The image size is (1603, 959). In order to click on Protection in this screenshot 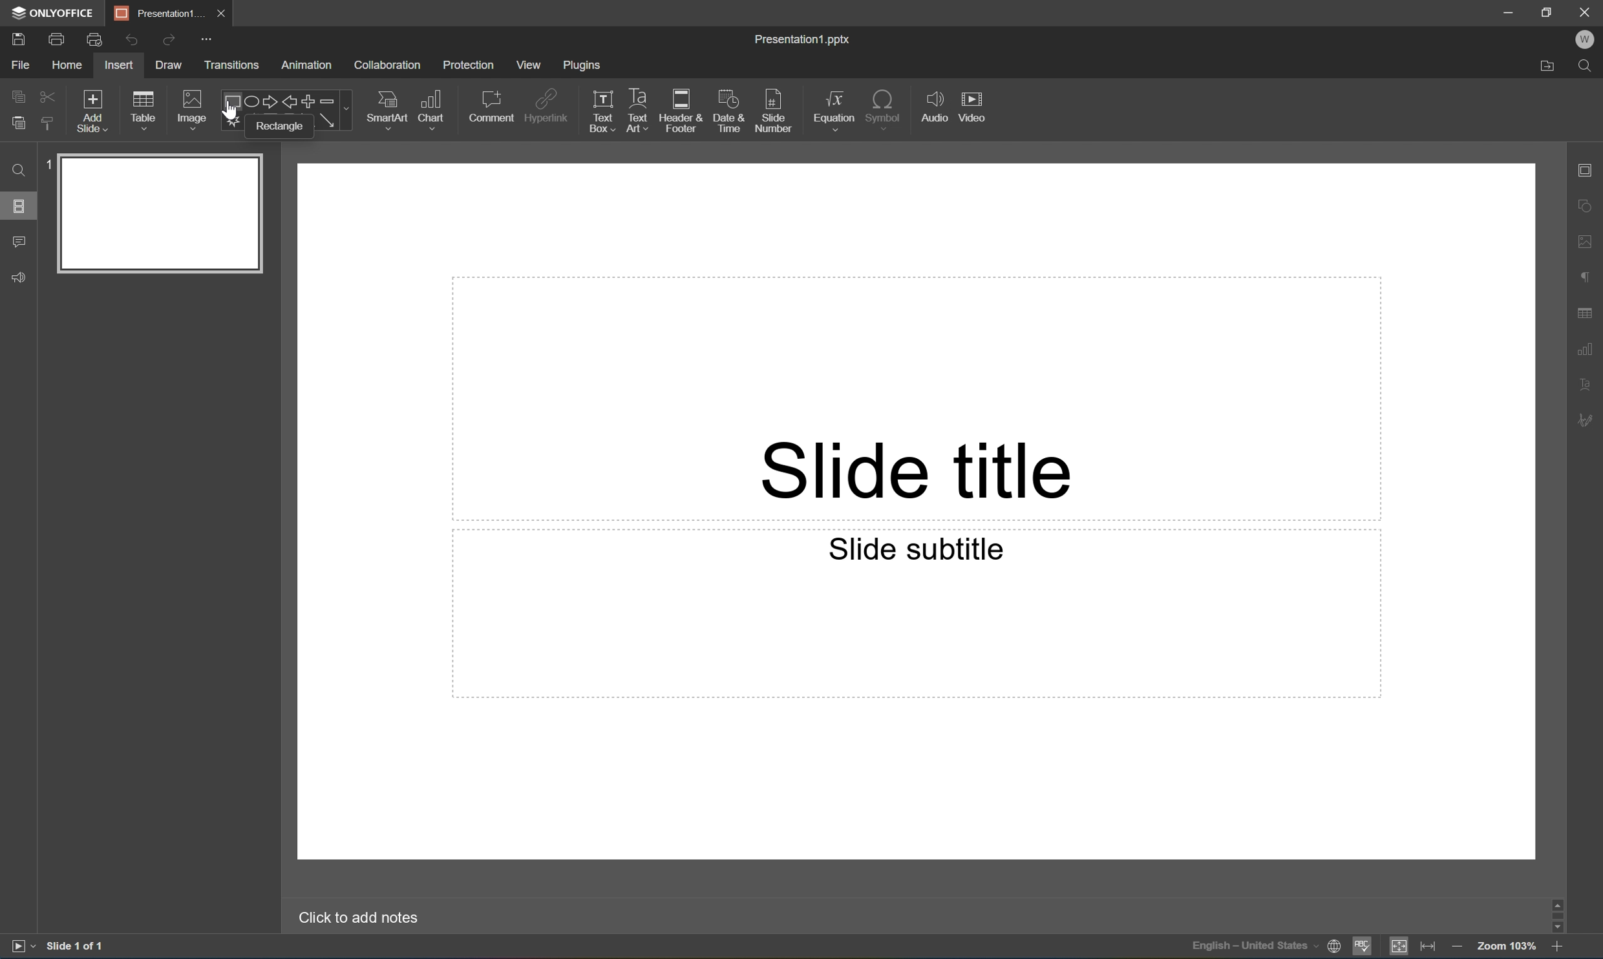, I will do `click(468, 65)`.